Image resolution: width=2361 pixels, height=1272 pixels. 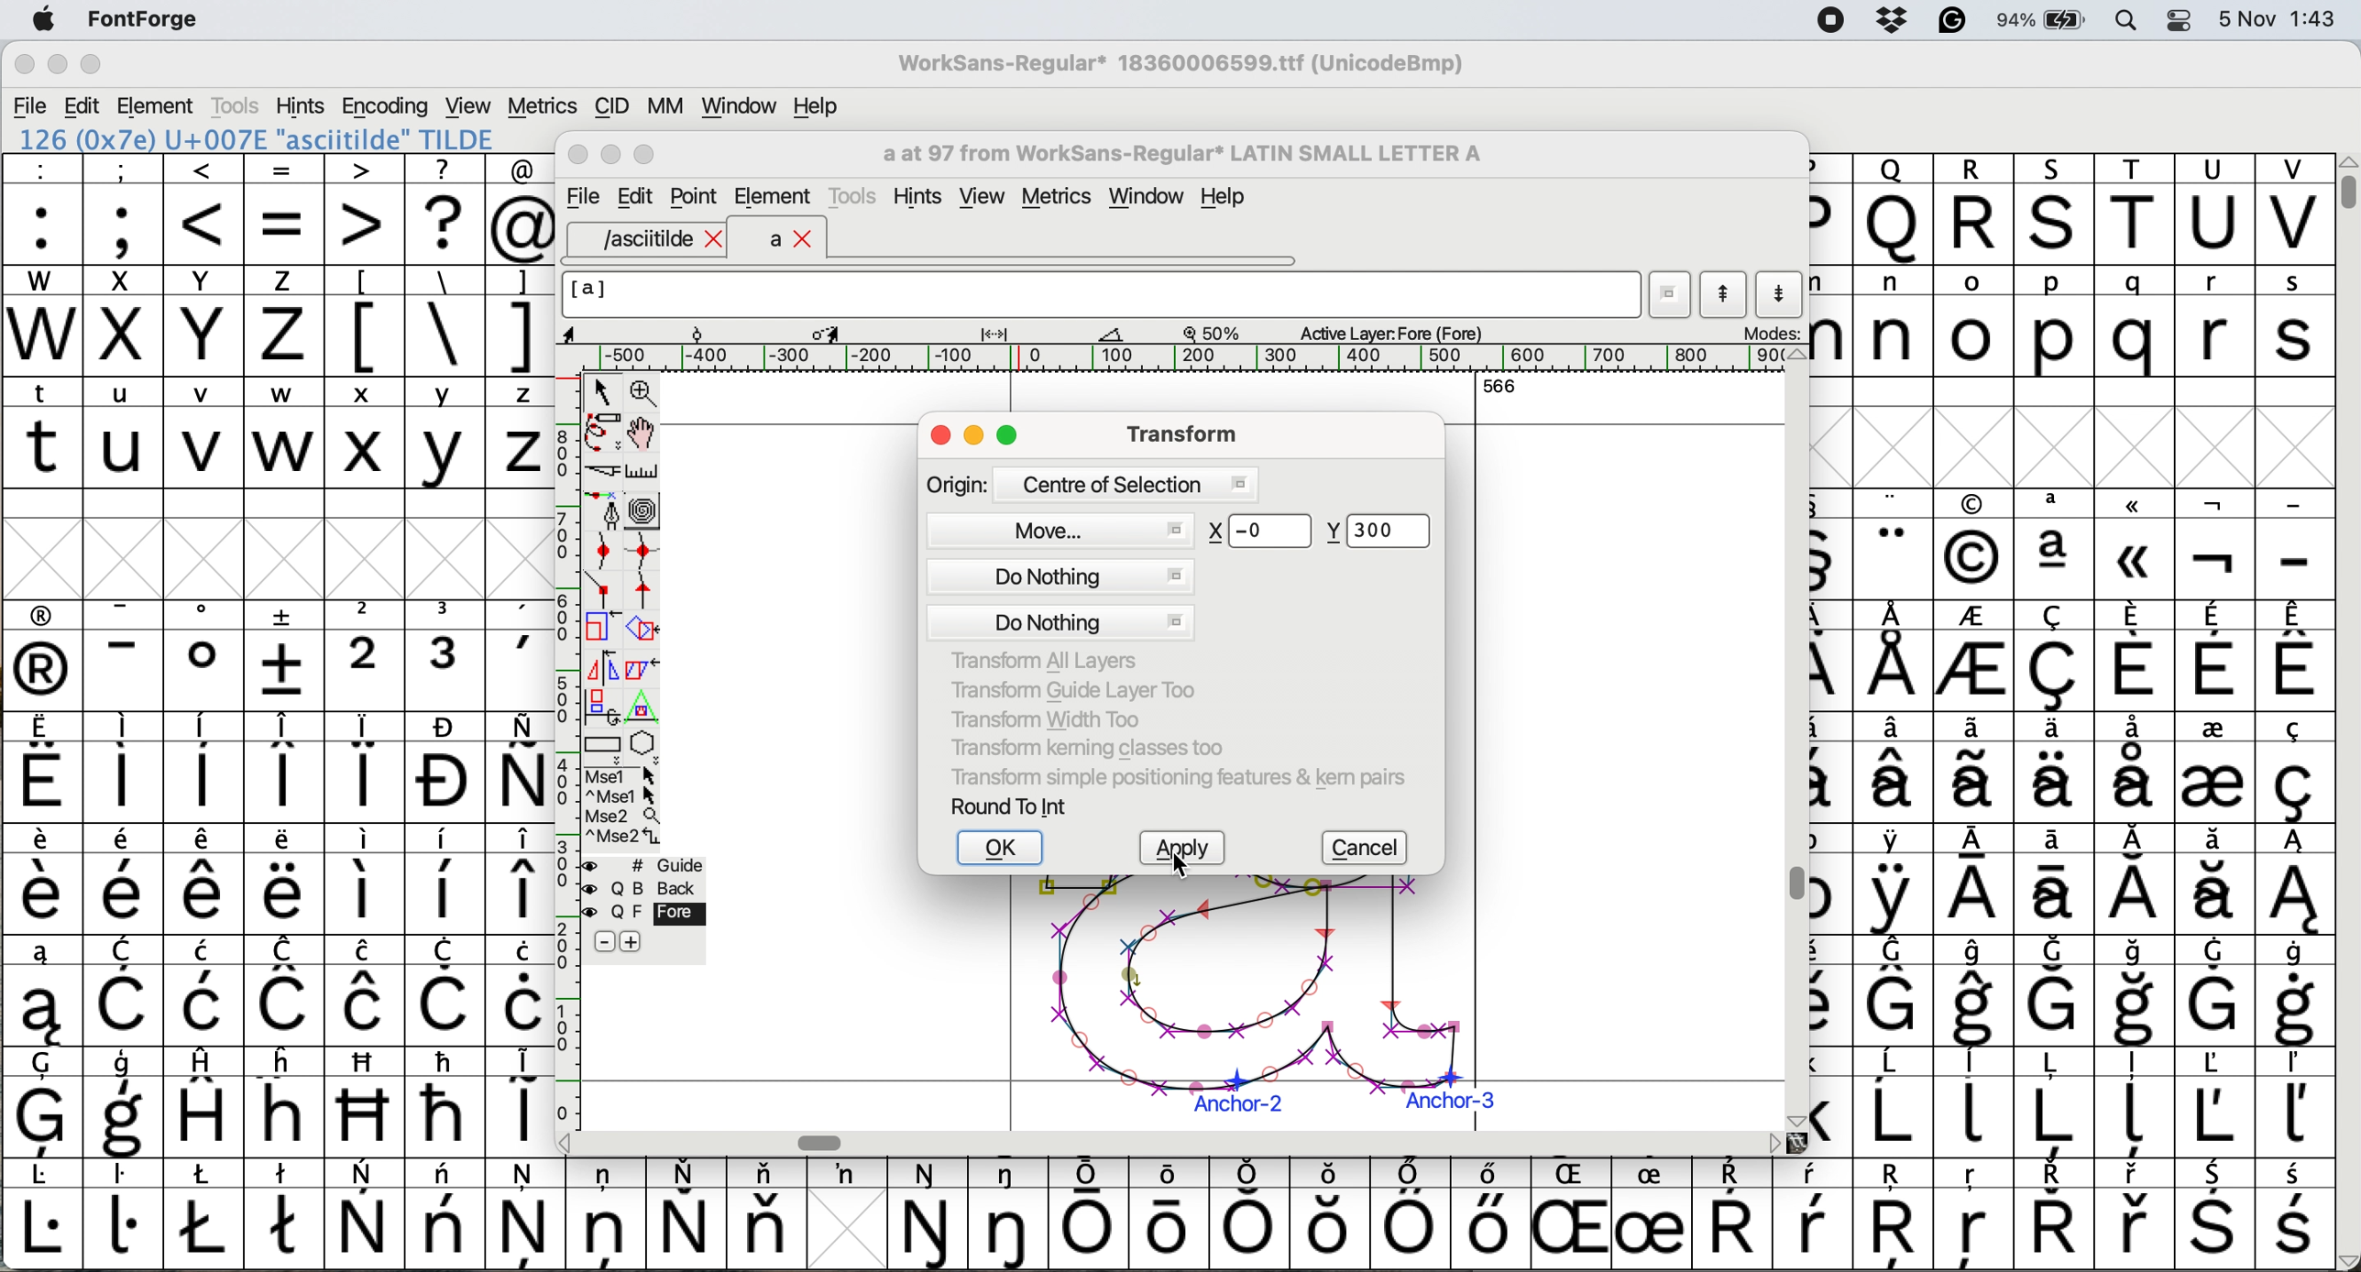 What do you see at coordinates (645, 914) in the screenshot?
I see `fore` at bounding box center [645, 914].